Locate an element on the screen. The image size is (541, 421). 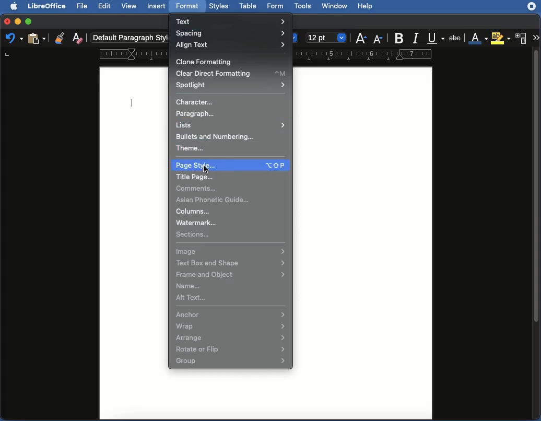
Form is located at coordinates (277, 6).